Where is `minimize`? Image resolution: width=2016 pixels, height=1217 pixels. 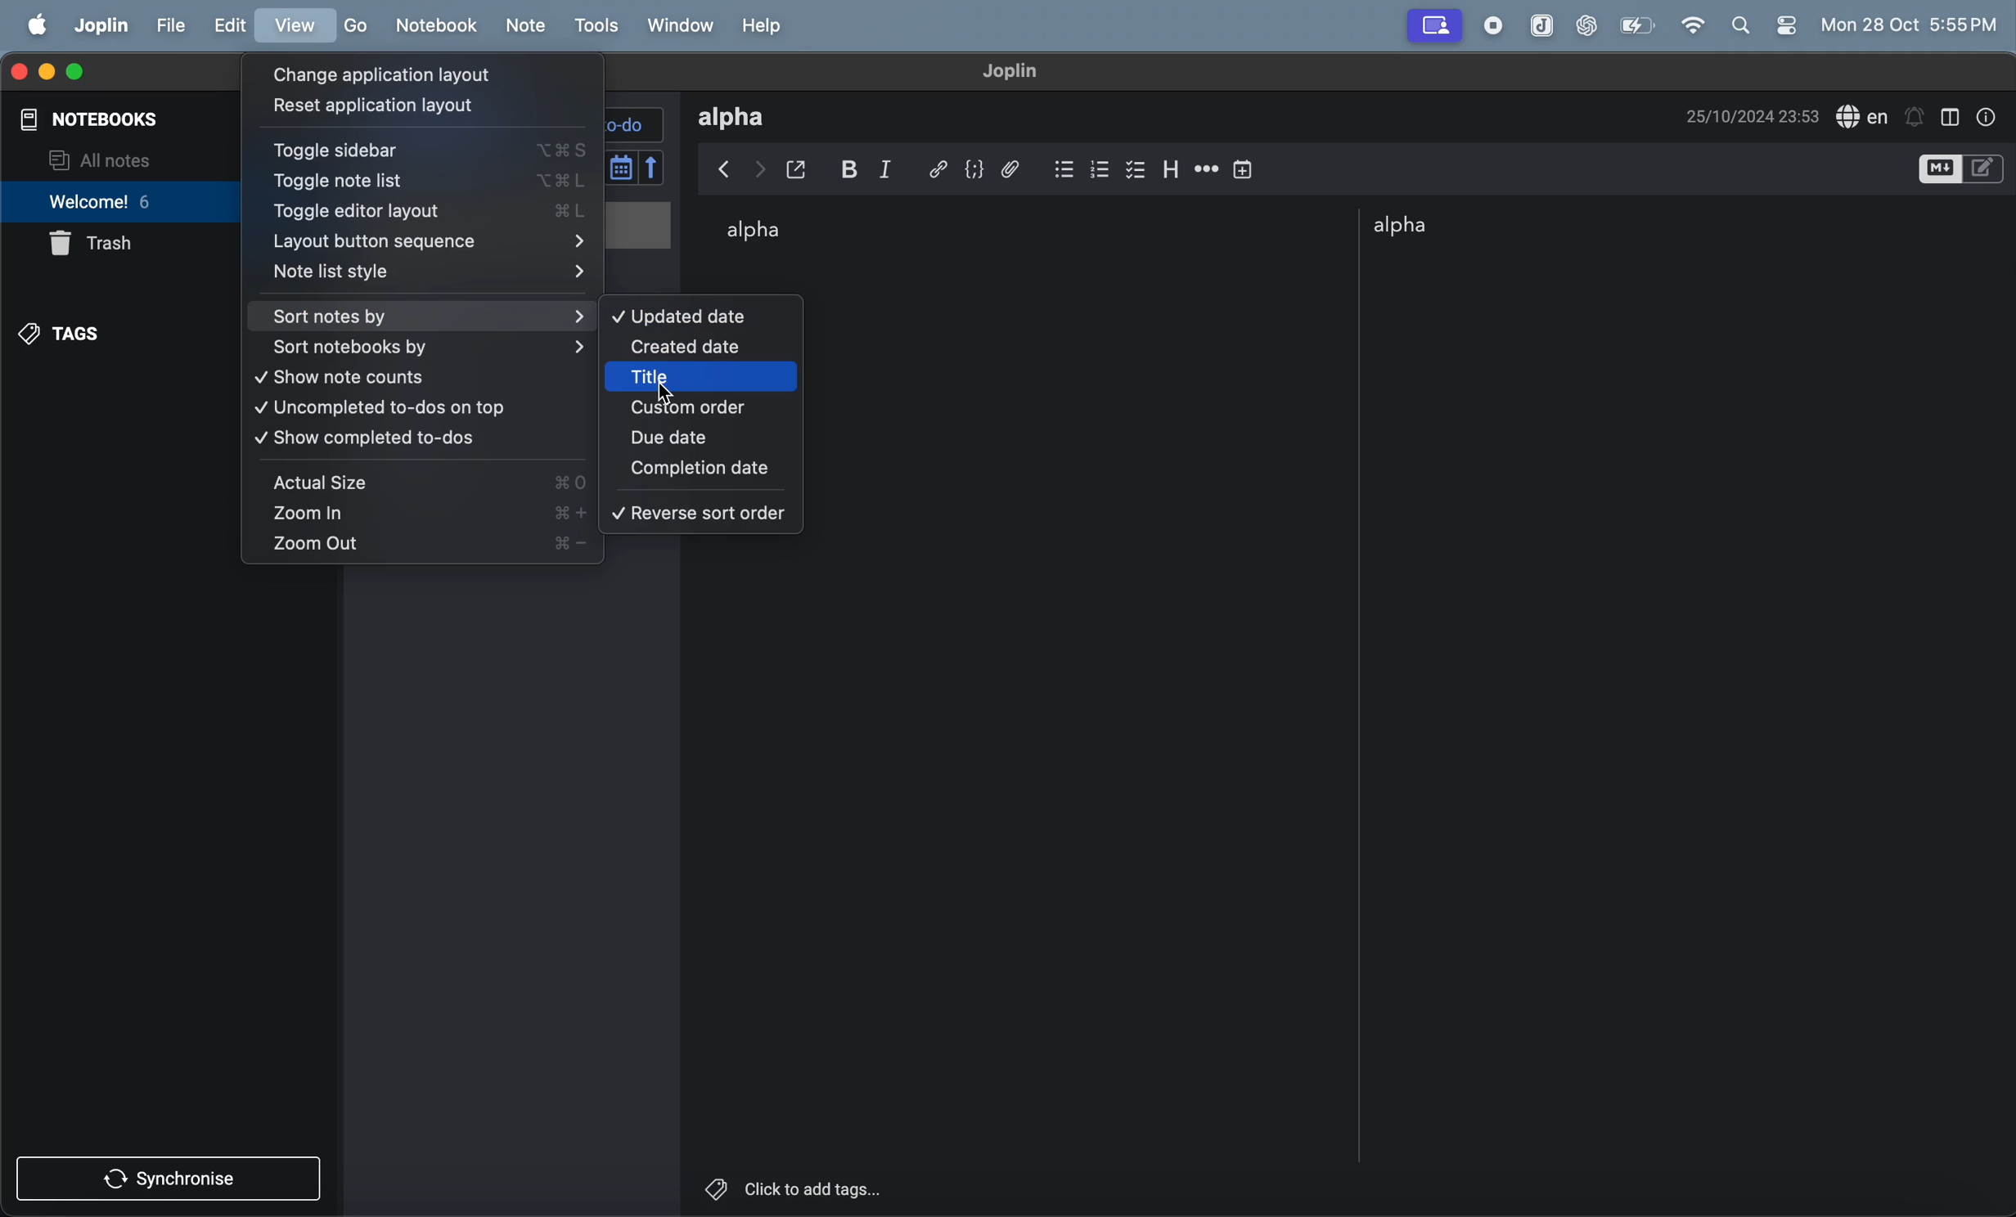 minimize is located at coordinates (47, 70).